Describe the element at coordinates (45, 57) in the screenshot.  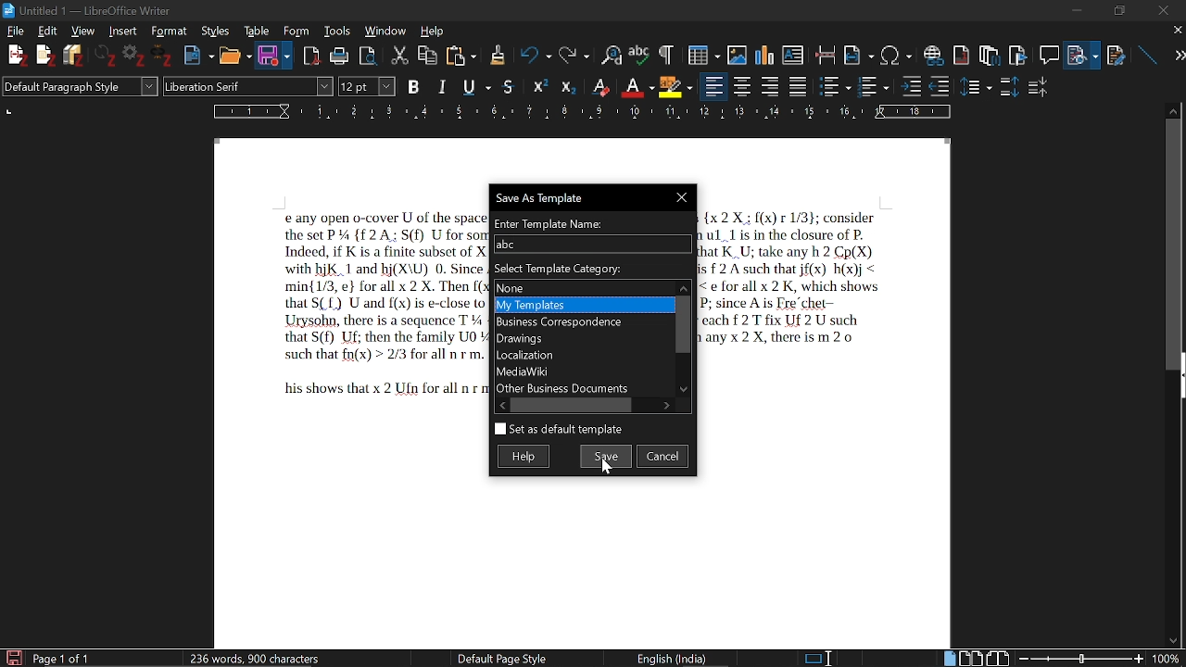
I see `` at that location.